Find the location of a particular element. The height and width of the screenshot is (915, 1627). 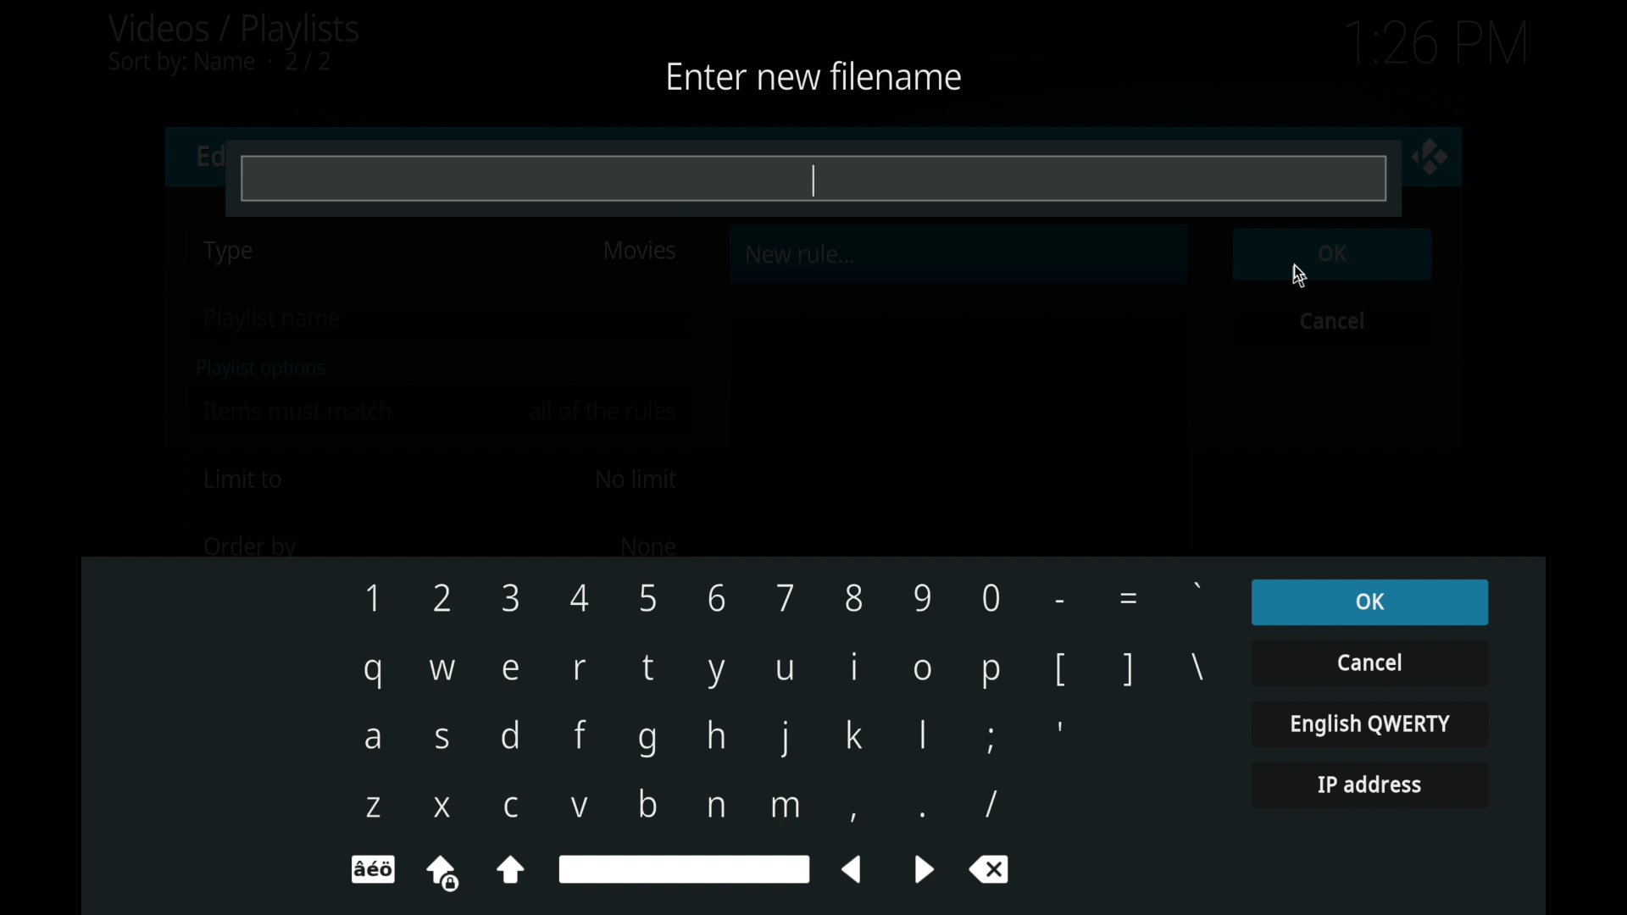

screen keyboard is located at coordinates (783, 734).